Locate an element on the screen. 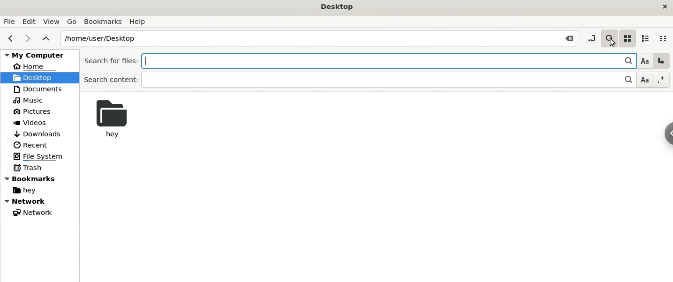  list view is located at coordinates (645, 37).